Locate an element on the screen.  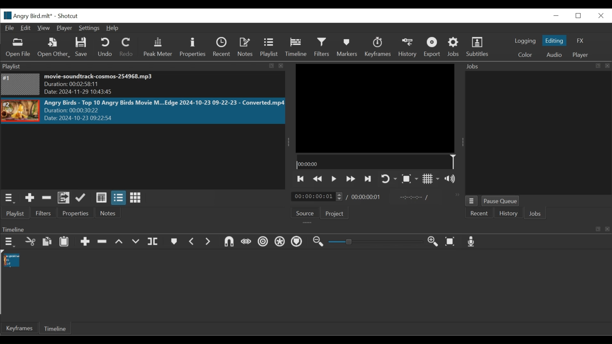
Cut is located at coordinates (30, 242).